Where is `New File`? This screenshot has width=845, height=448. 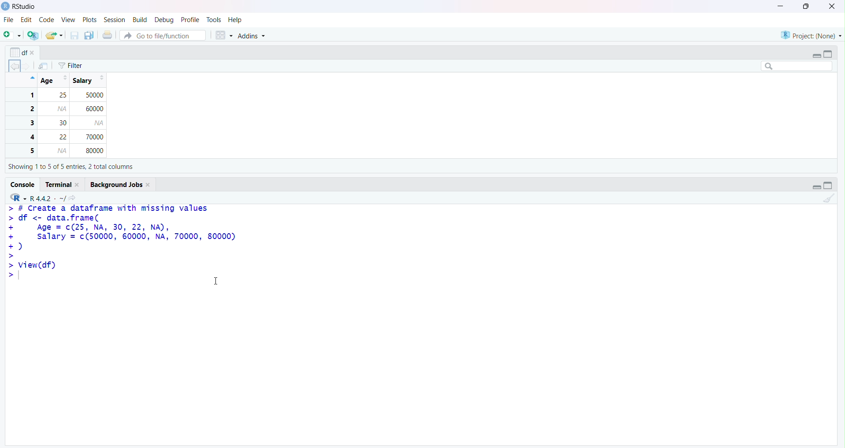
New File is located at coordinates (12, 33).